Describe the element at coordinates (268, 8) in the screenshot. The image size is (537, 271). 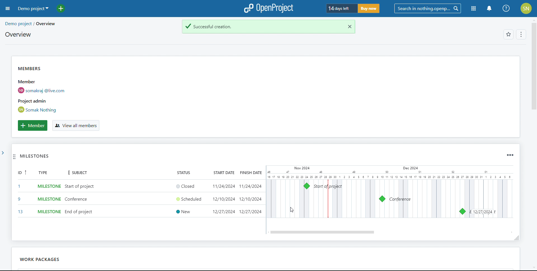
I see `logo` at that location.